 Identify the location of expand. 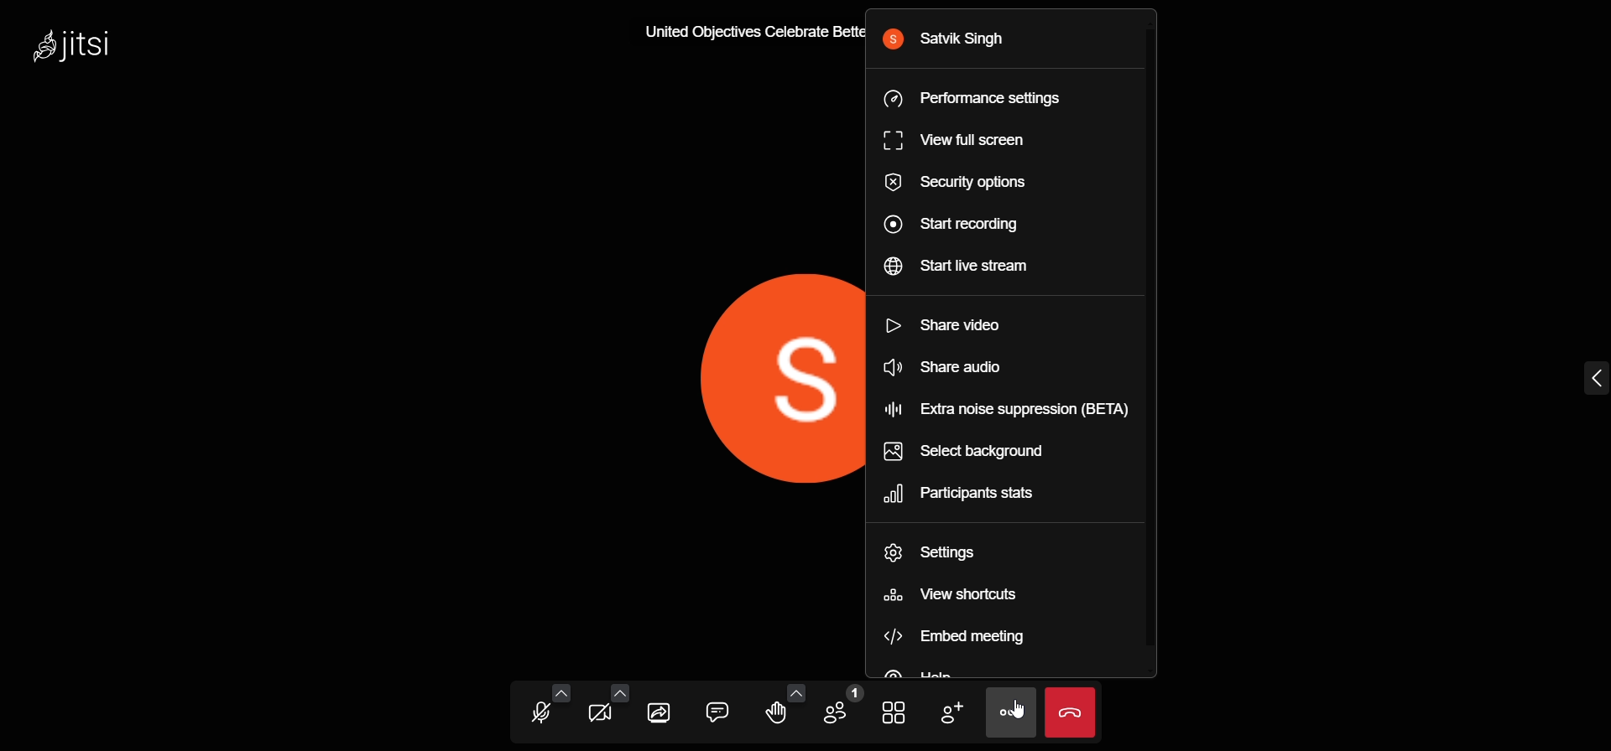
(1591, 377).